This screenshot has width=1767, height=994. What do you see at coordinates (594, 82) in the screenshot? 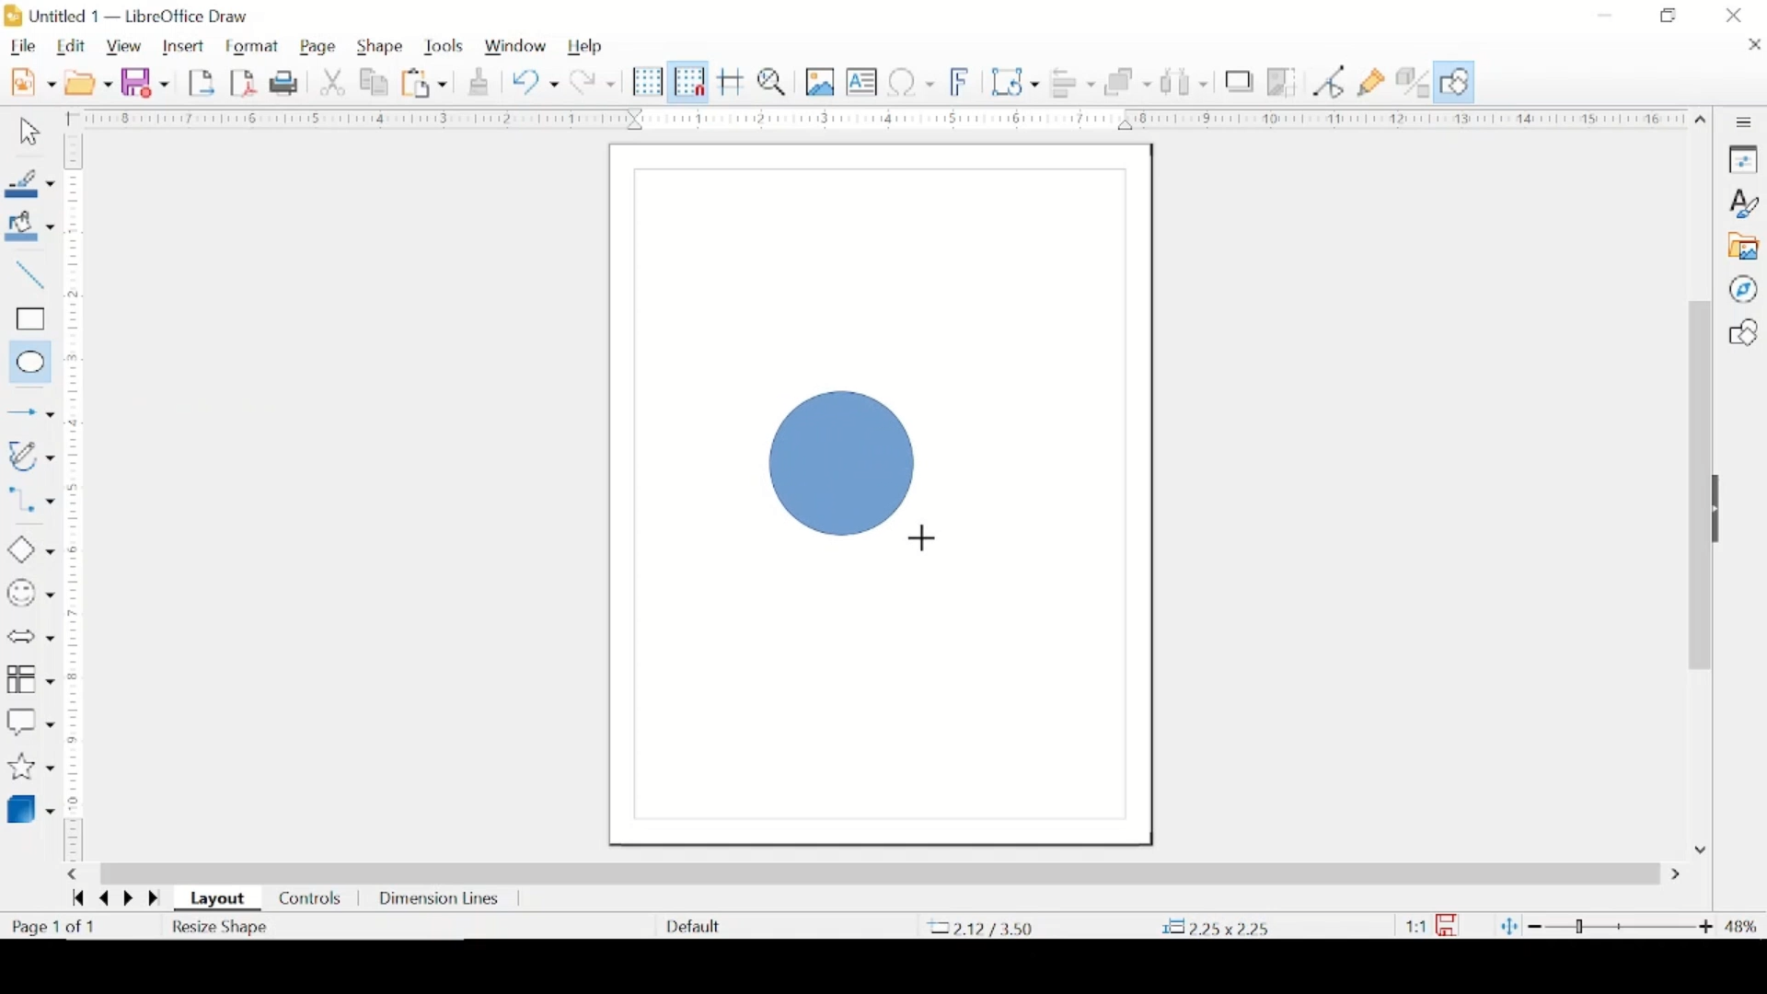
I see `redo` at bounding box center [594, 82].